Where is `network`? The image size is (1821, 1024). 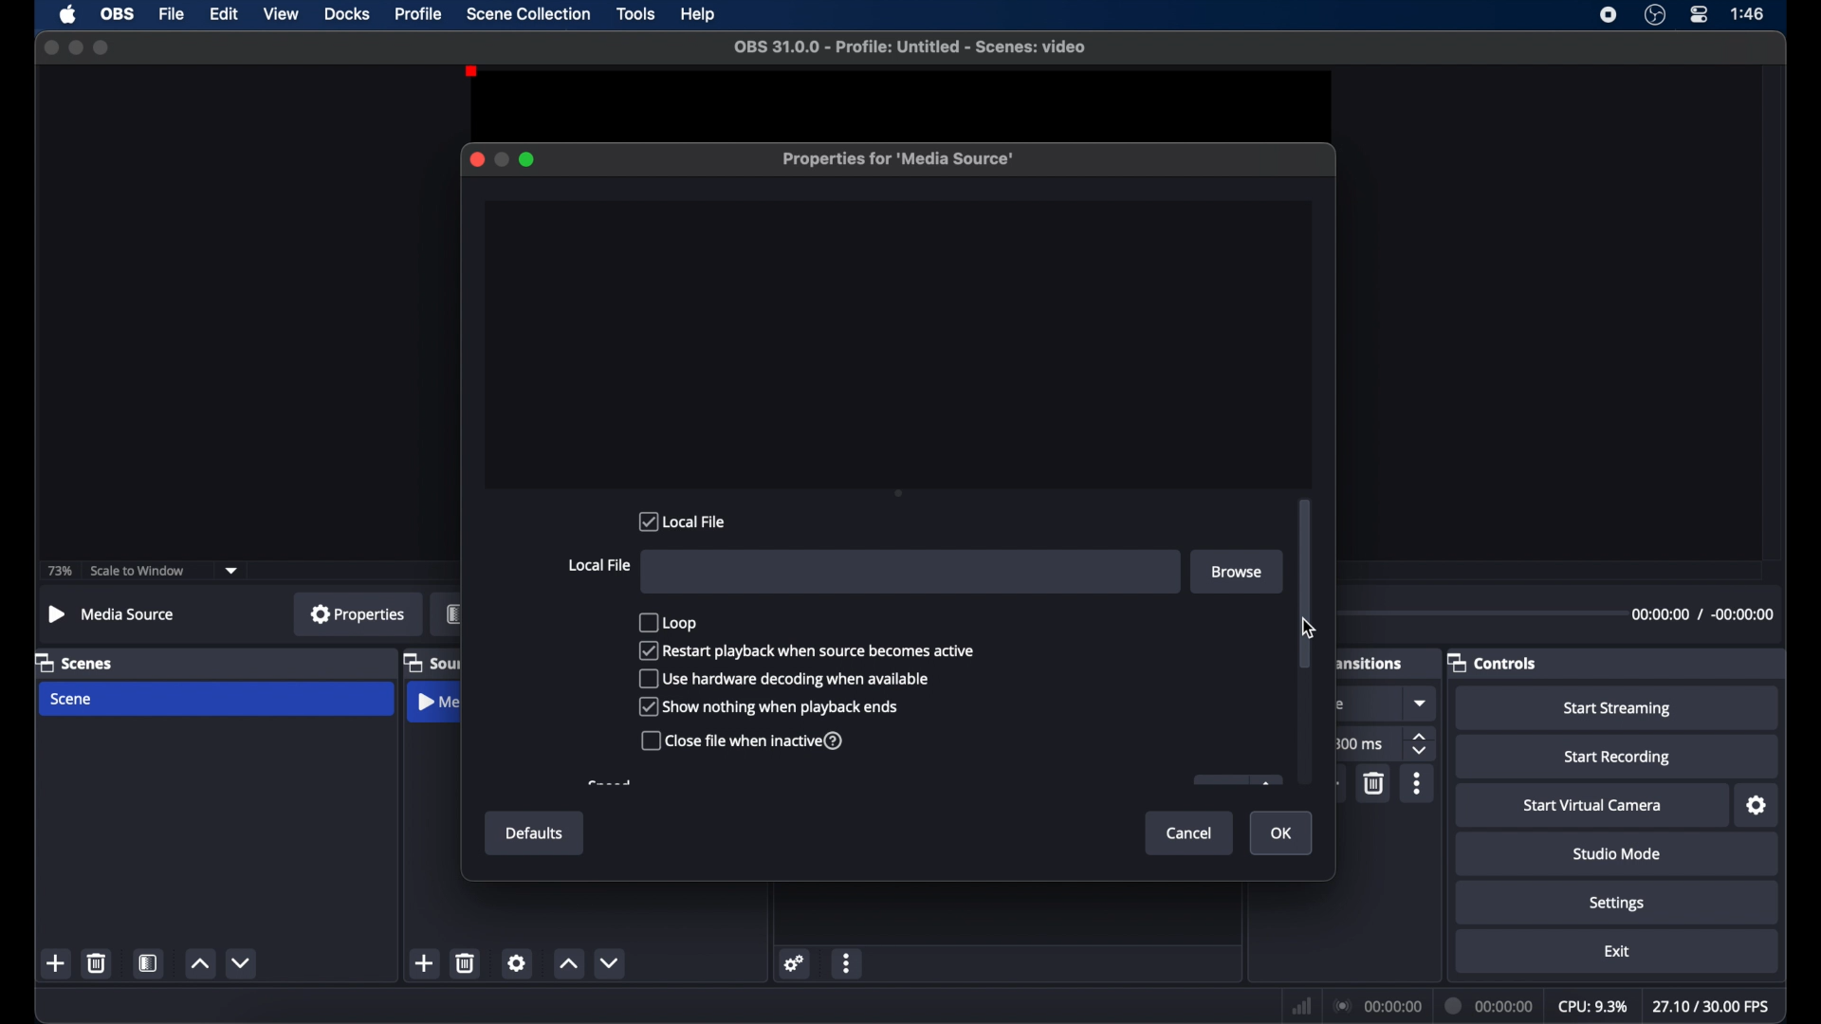
network is located at coordinates (1302, 1008).